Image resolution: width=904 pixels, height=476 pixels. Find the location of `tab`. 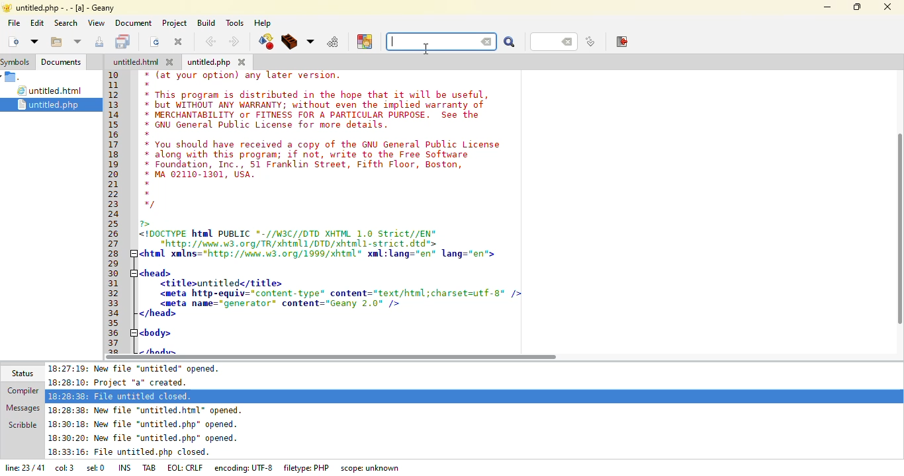

tab is located at coordinates (150, 467).